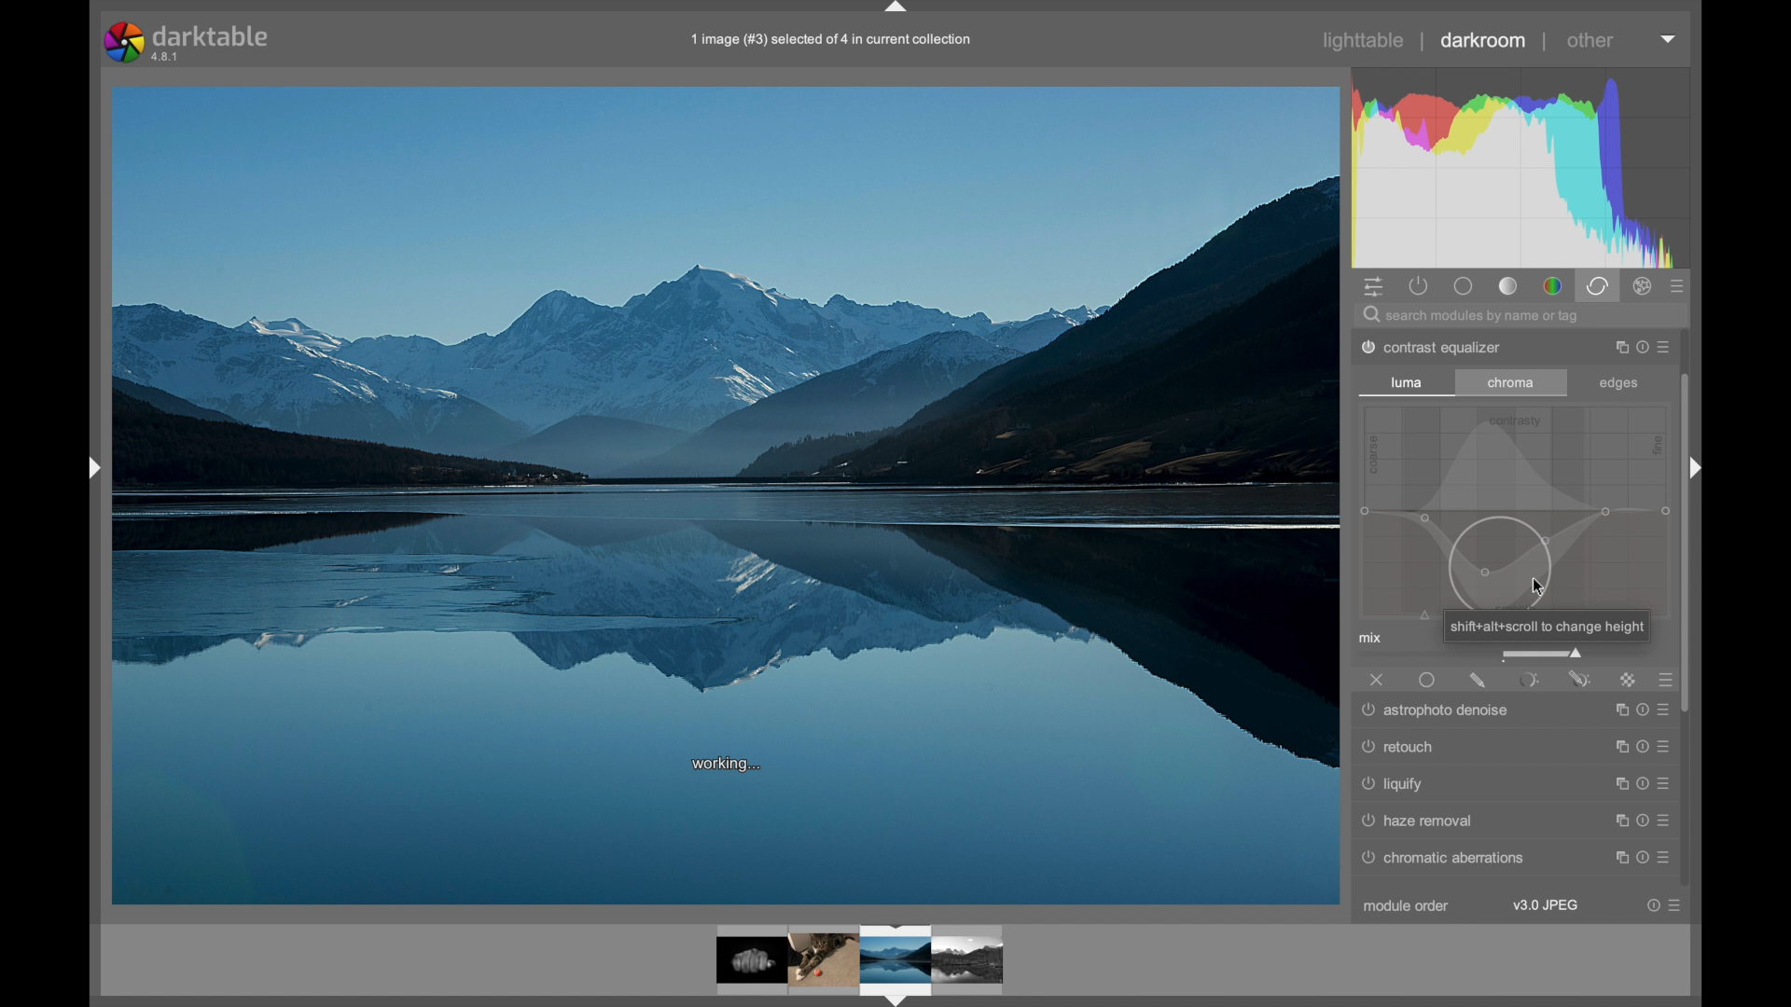  I want to click on mix, so click(1370, 638).